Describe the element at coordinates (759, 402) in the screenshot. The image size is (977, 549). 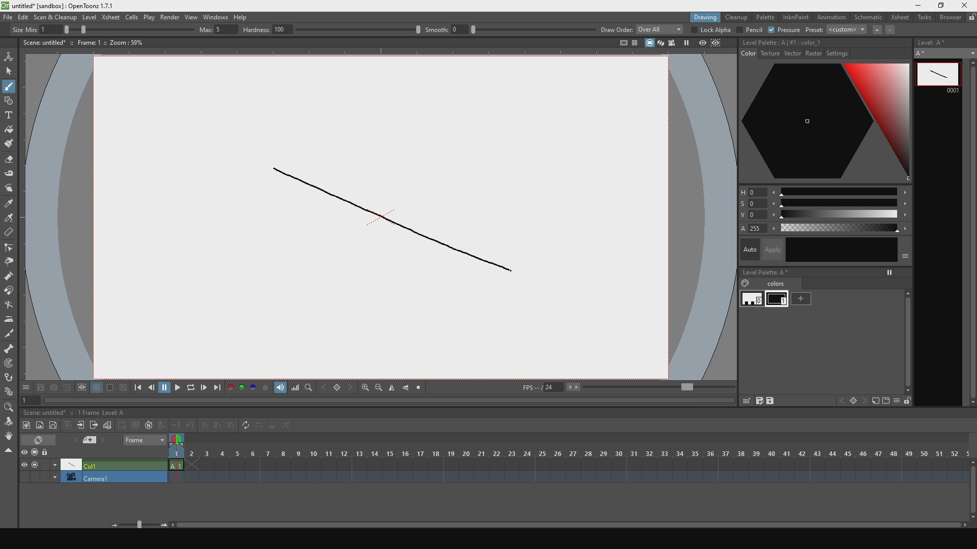
I see `save` at that location.